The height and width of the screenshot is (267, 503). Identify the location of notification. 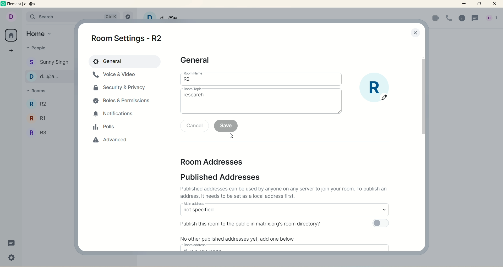
(114, 114).